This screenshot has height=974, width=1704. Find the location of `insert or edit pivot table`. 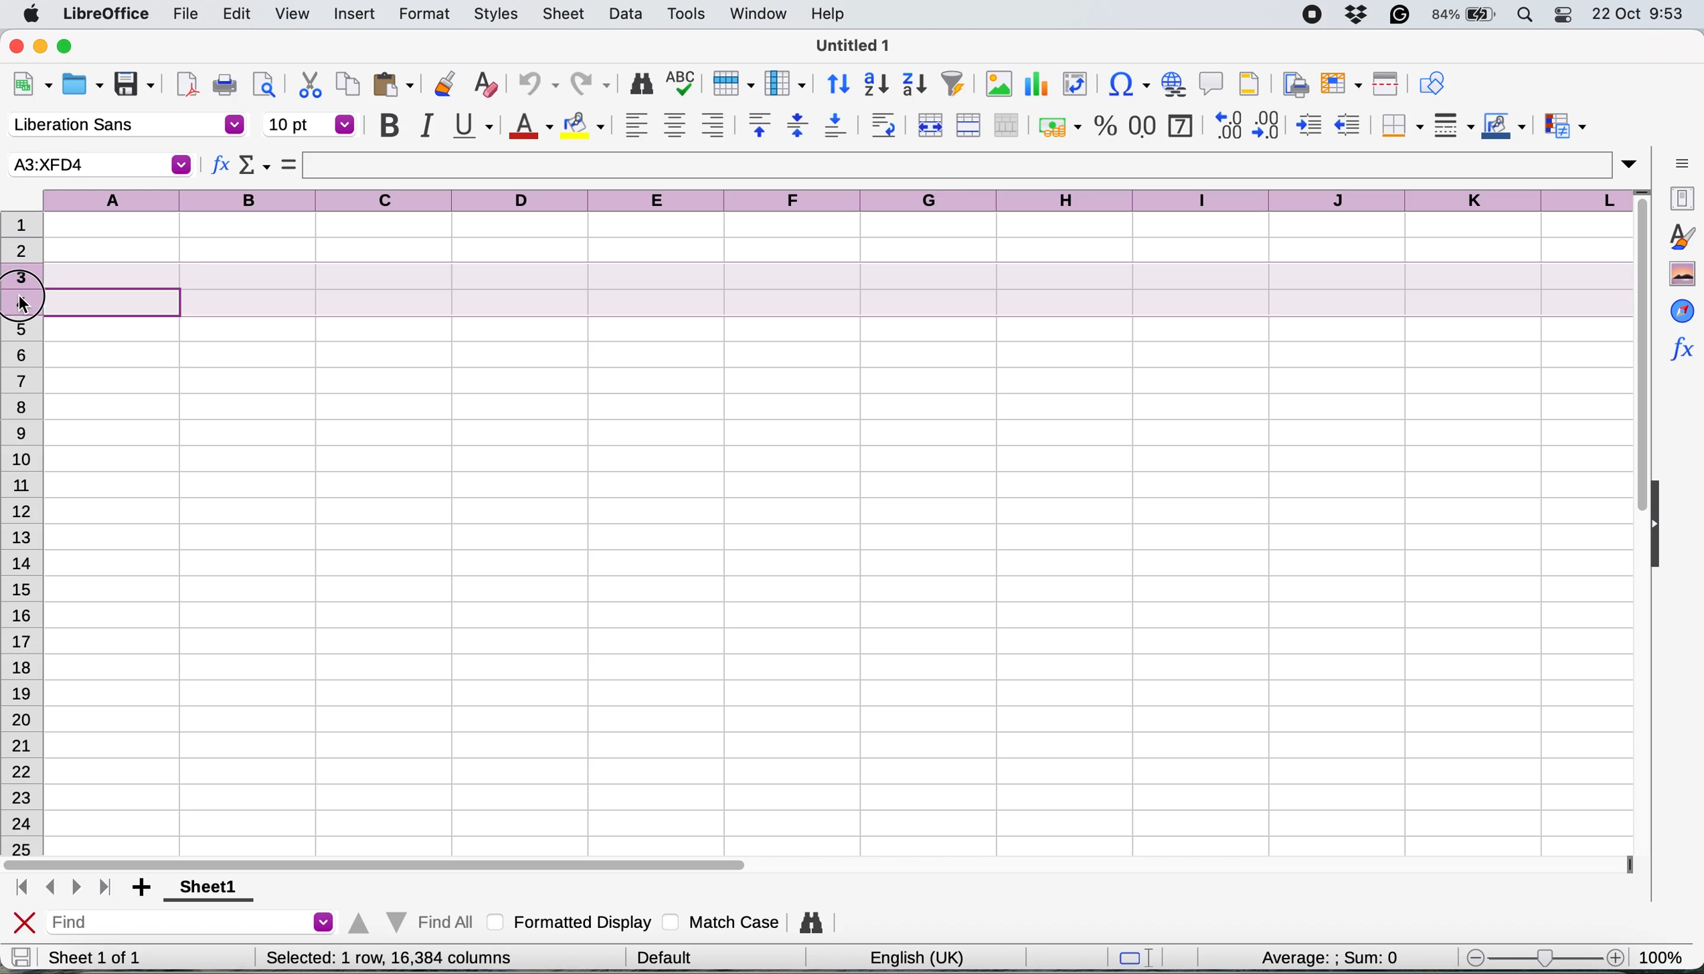

insert or edit pivot table is located at coordinates (1071, 84).